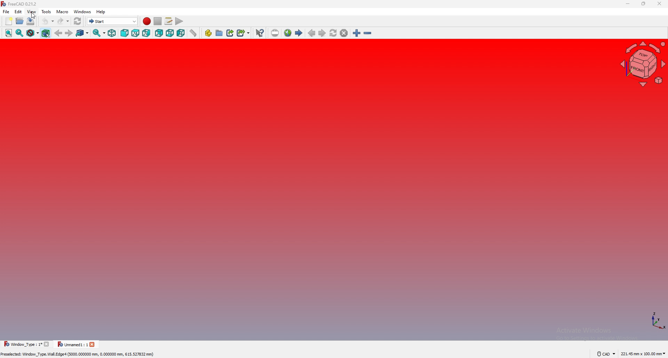 This screenshot has width=668, height=358. I want to click on 221.45 mm x 100.00 mm, so click(644, 353).